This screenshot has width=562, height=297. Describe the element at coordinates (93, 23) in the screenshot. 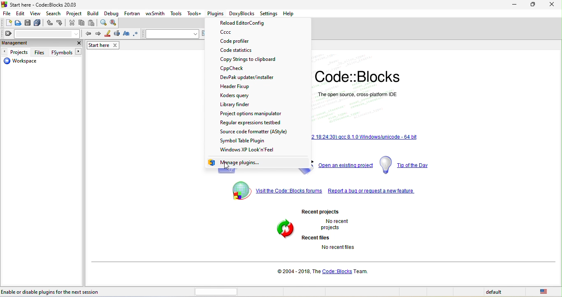

I see `paste` at that location.